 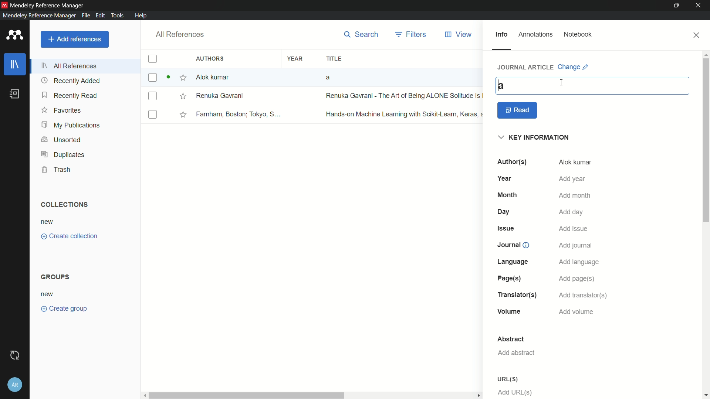 I want to click on collections, so click(x=64, y=205).